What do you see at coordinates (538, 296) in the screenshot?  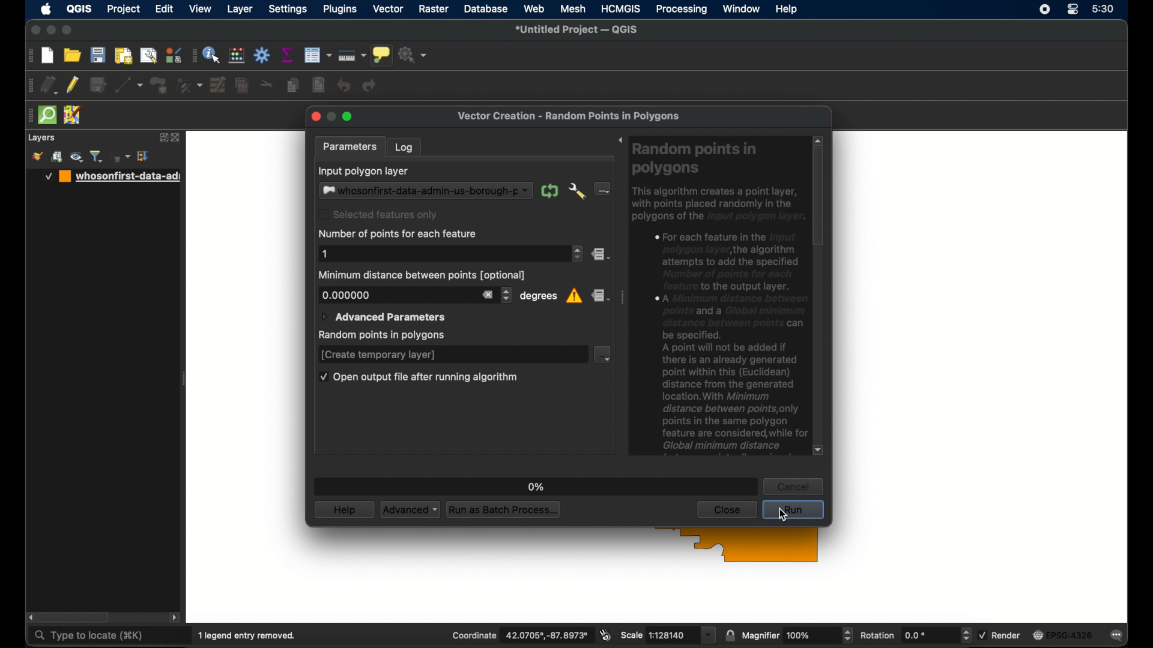 I see `degrees` at bounding box center [538, 296].